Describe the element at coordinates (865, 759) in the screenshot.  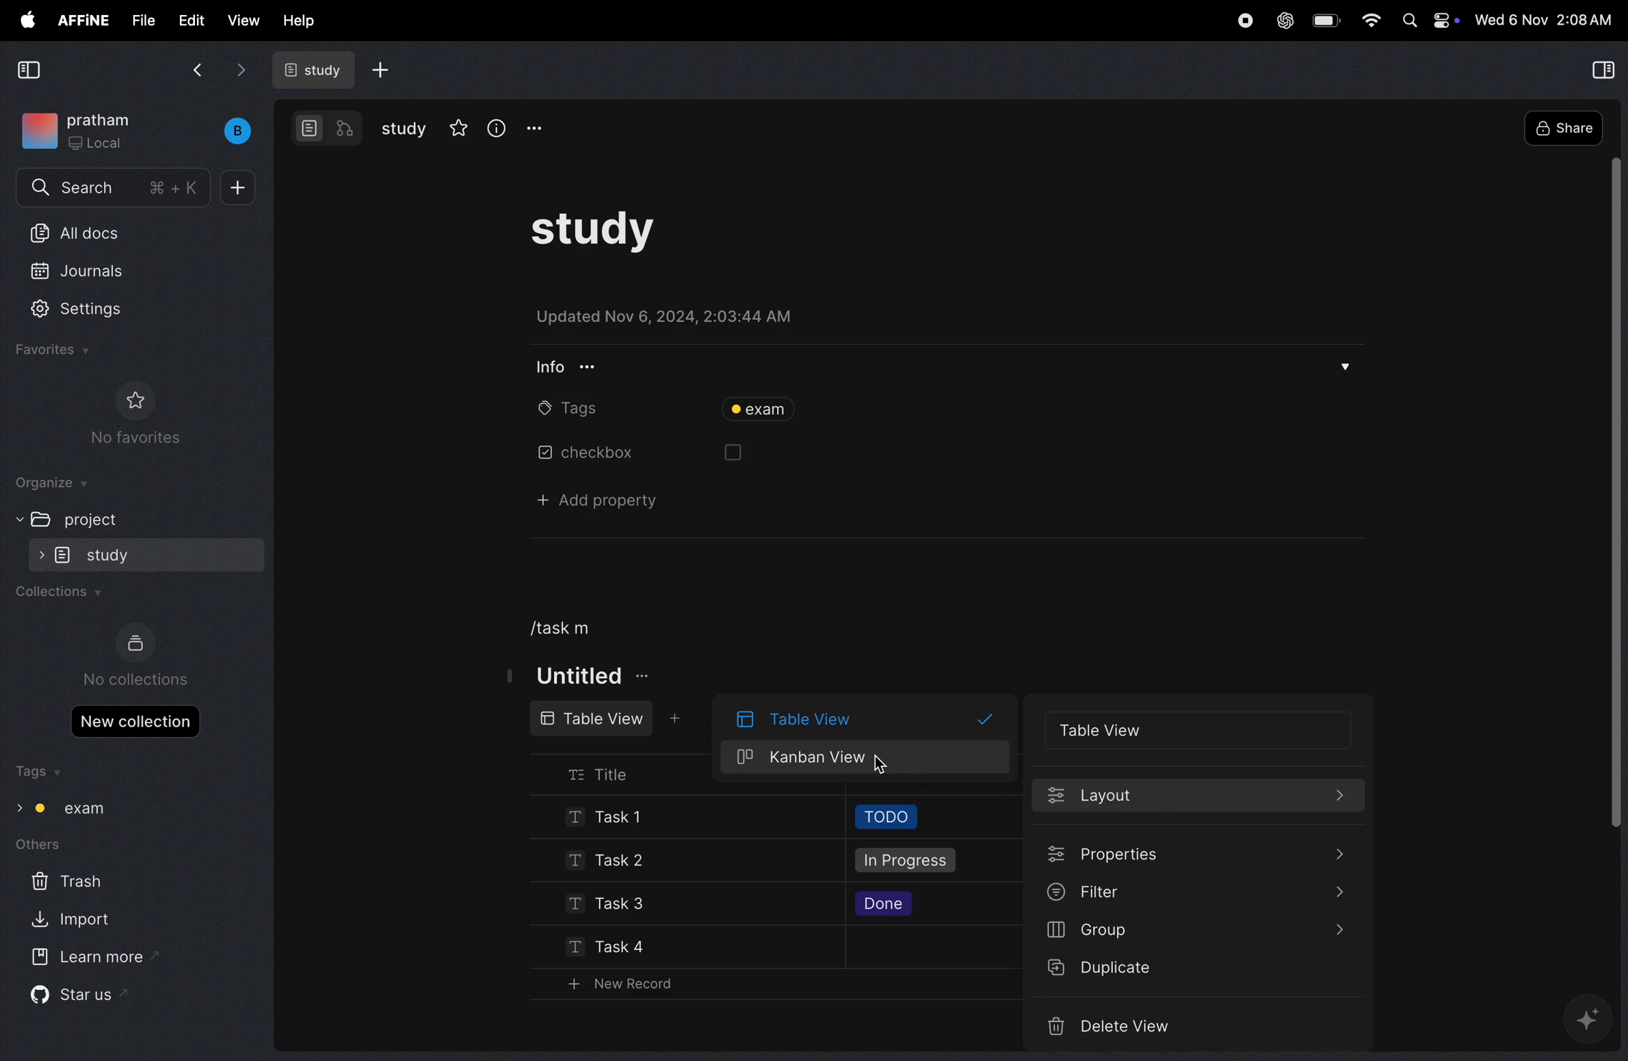
I see `kanban view` at that location.